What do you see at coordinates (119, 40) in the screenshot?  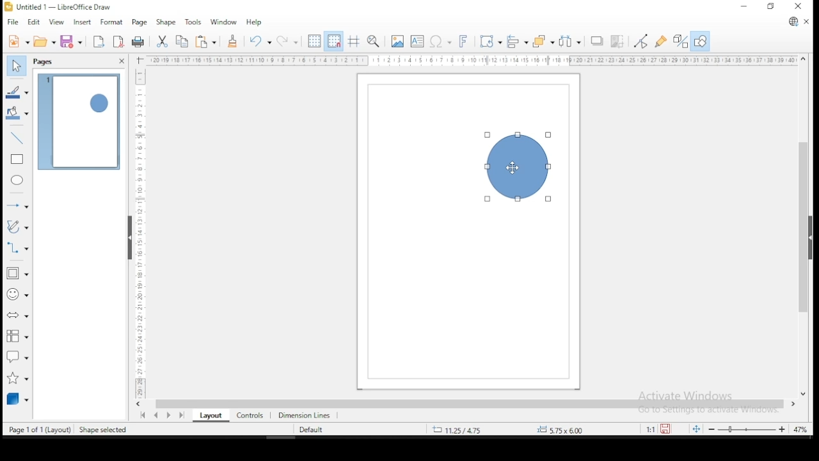 I see `export as PDF` at bounding box center [119, 40].